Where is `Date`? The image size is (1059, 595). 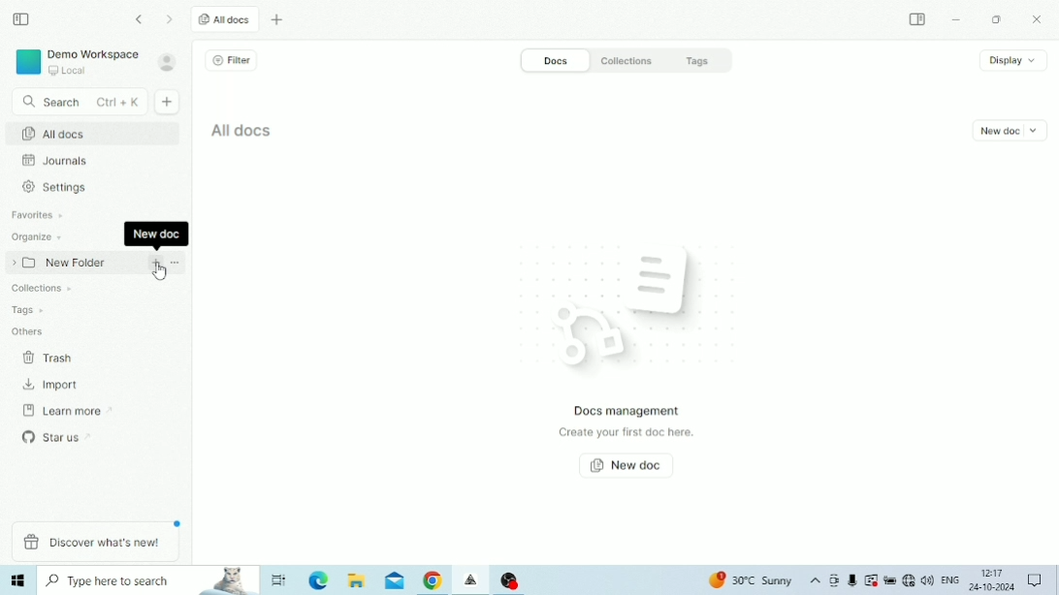 Date is located at coordinates (991, 587).